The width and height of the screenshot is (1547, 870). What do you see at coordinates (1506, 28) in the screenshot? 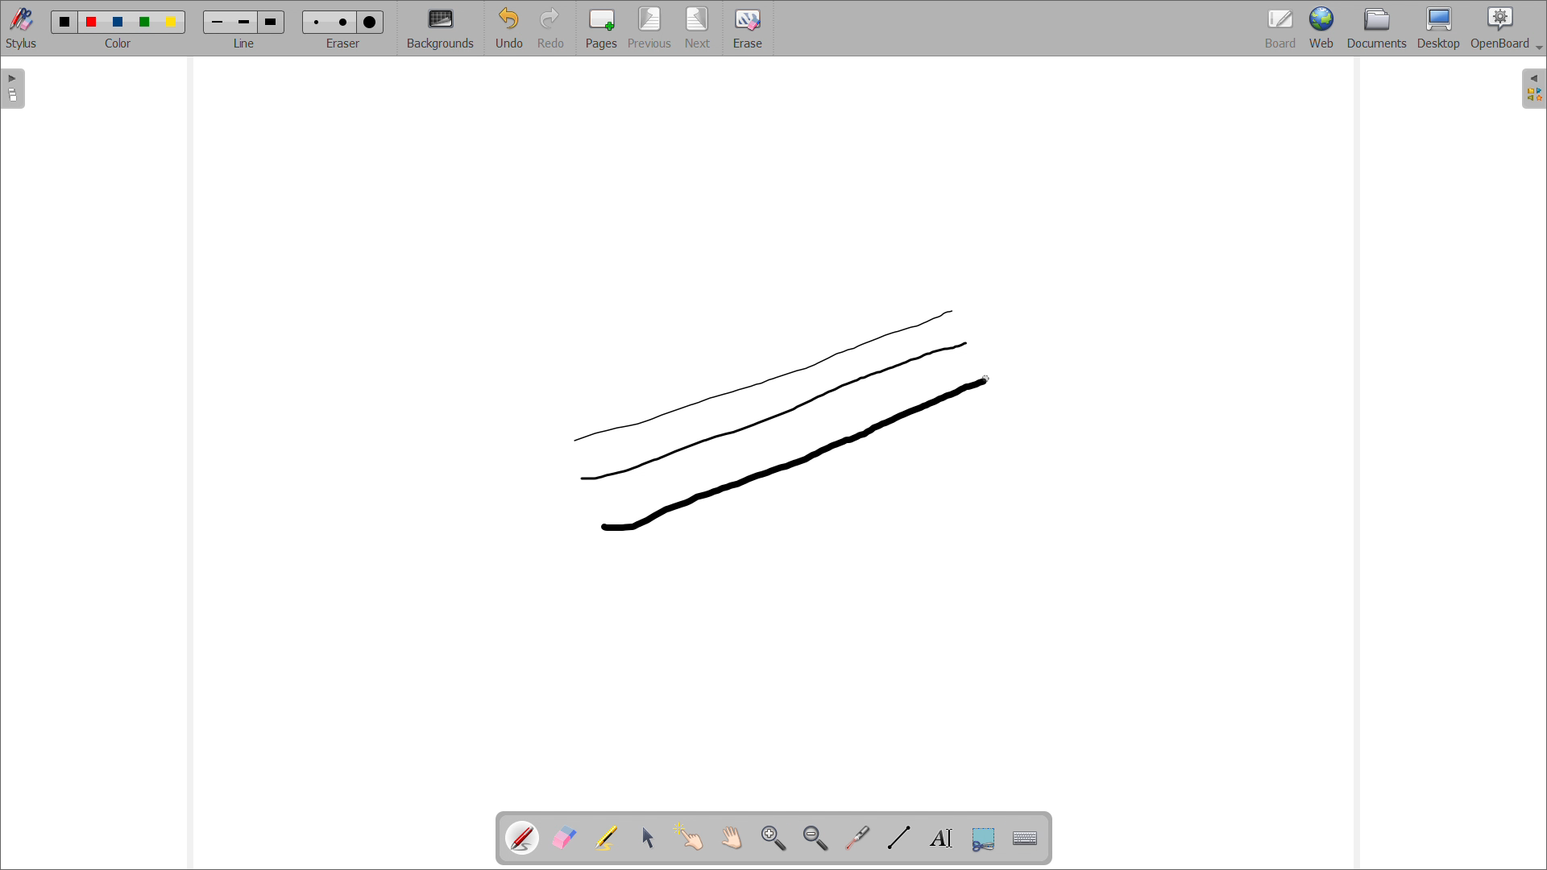
I see `openboard settings` at bounding box center [1506, 28].